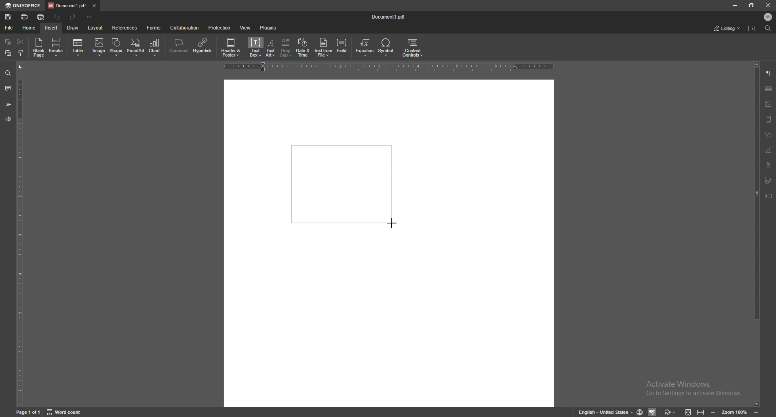 This screenshot has height=417, width=776. I want to click on track changes, so click(669, 412).